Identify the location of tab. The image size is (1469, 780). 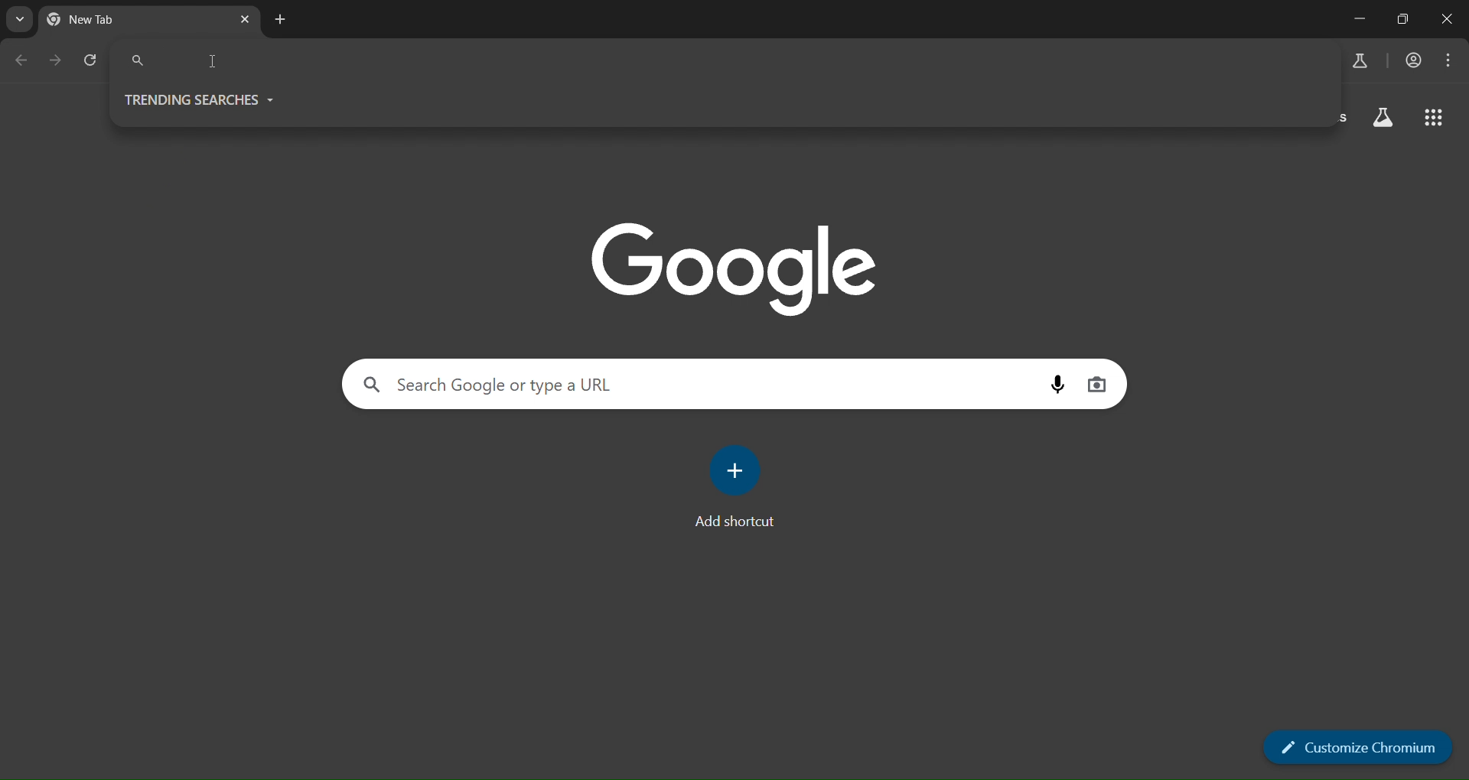
(112, 19).